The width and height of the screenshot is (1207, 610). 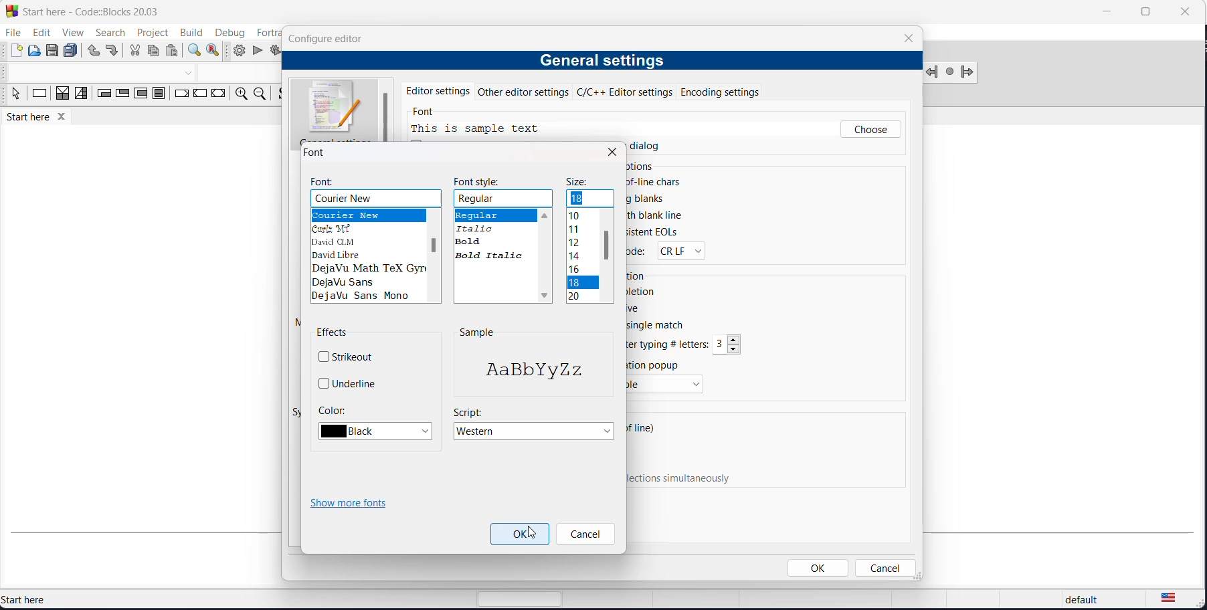 I want to click on sample text, so click(x=531, y=371).